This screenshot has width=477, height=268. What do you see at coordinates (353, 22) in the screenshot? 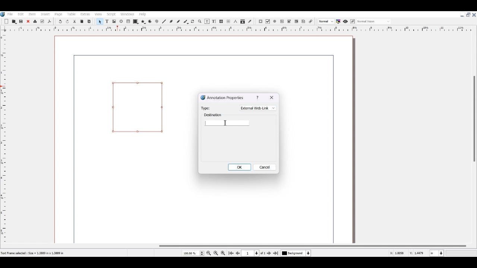
I see `Edit in preview mode` at bounding box center [353, 22].